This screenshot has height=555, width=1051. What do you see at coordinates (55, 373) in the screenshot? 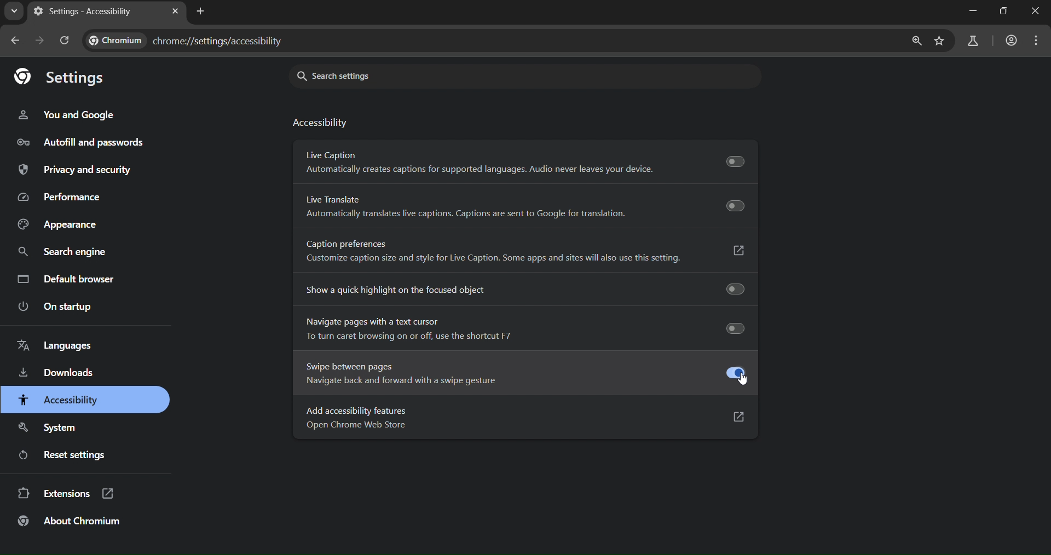
I see `downloads` at bounding box center [55, 373].